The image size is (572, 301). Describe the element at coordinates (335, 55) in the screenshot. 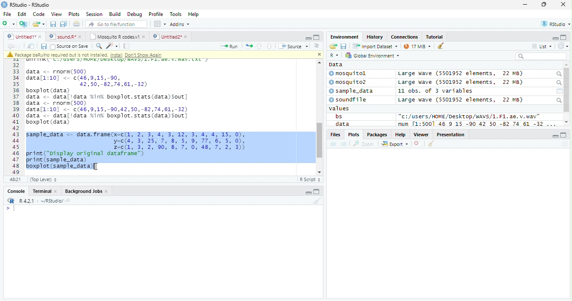

I see `R` at that location.